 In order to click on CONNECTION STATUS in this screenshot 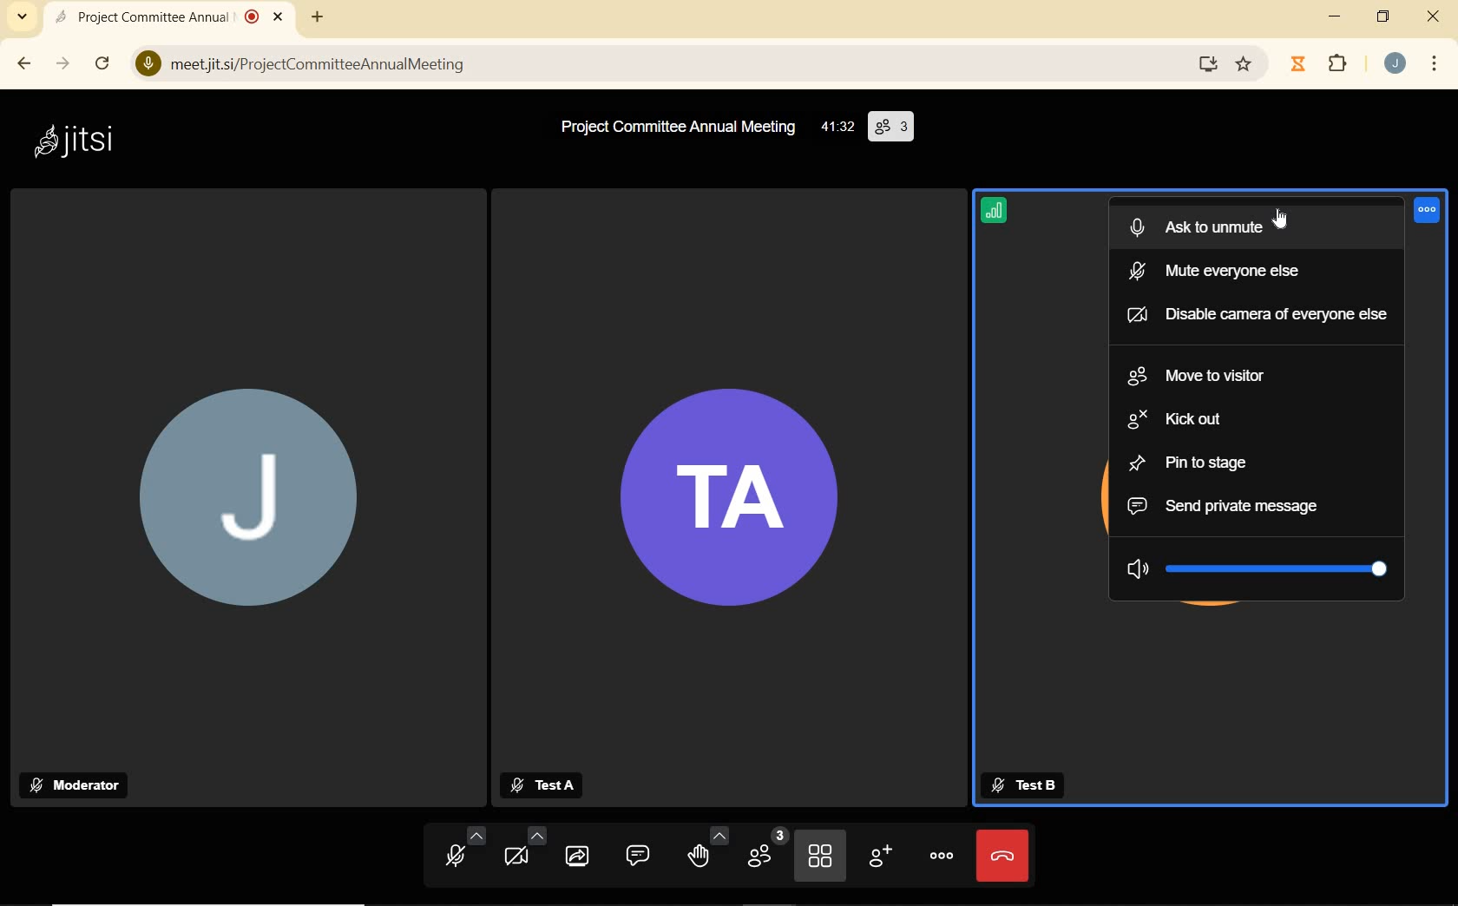, I will do `click(997, 214)`.